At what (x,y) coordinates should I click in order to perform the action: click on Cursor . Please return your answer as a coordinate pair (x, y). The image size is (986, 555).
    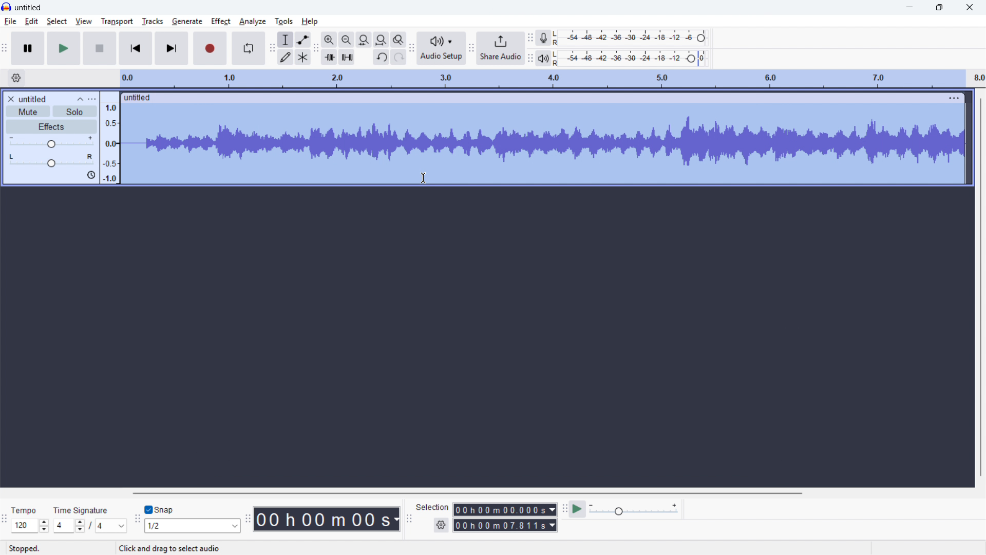
    Looking at the image, I should click on (425, 178).